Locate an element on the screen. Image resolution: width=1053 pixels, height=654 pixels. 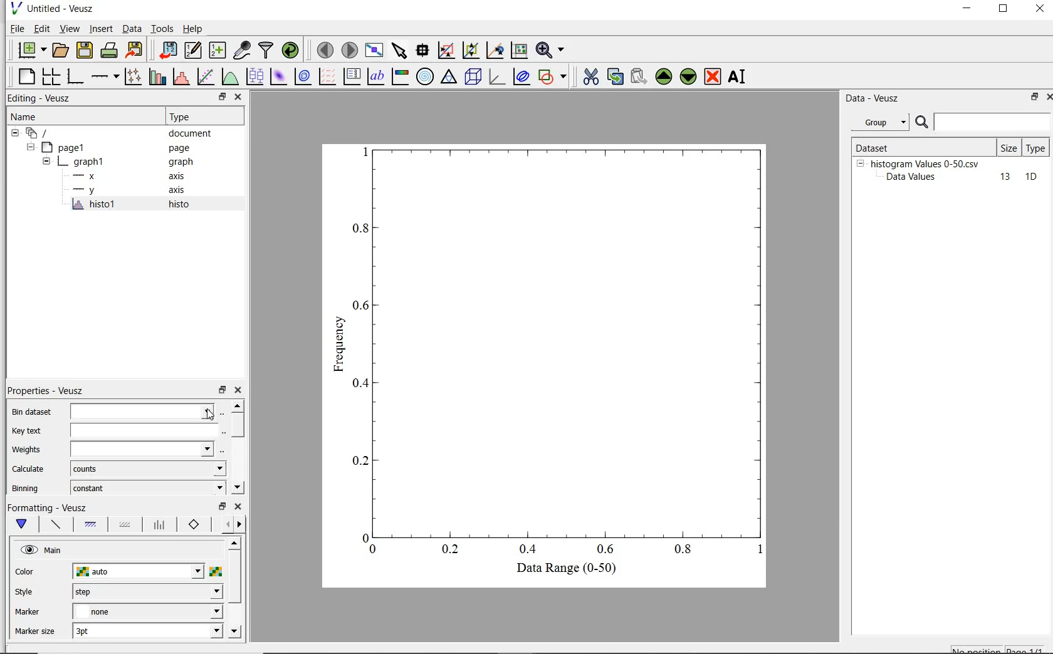
close is located at coordinates (239, 390).